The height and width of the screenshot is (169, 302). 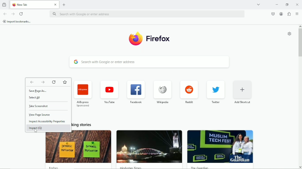 What do you see at coordinates (136, 91) in the screenshot?
I see `Facebook` at bounding box center [136, 91].